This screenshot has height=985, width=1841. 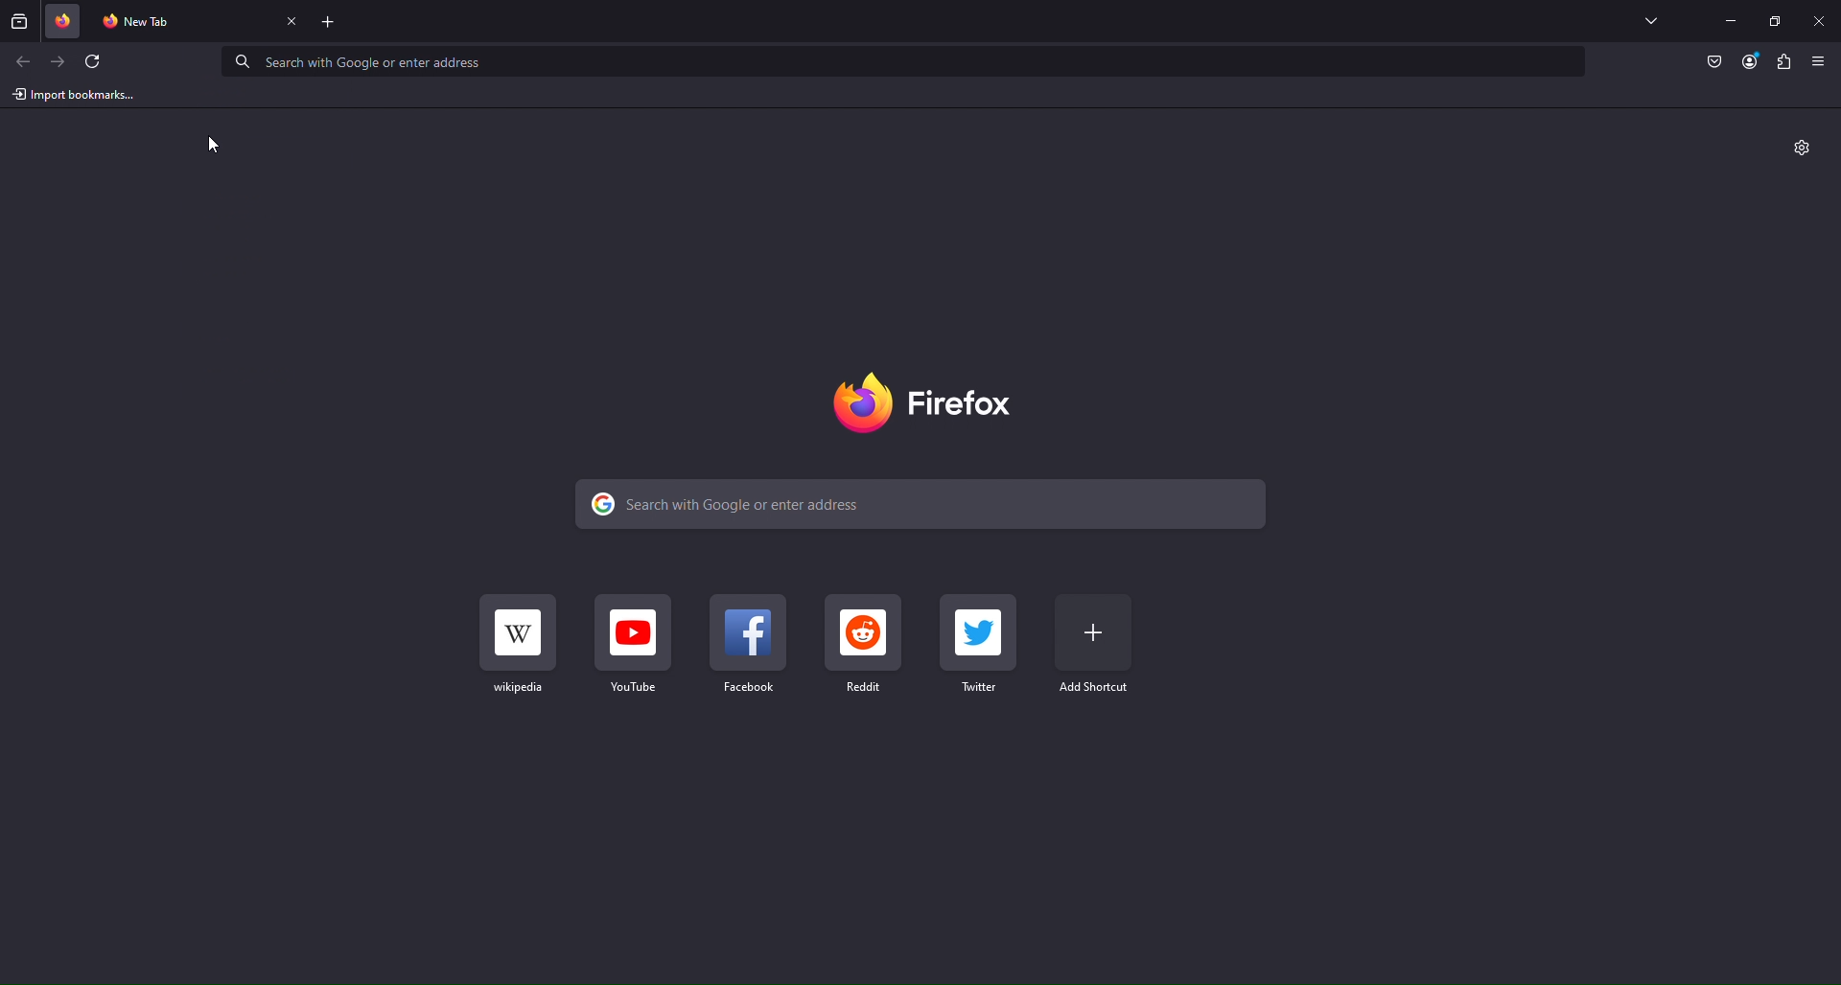 I want to click on Add Shortcut, so click(x=1094, y=645).